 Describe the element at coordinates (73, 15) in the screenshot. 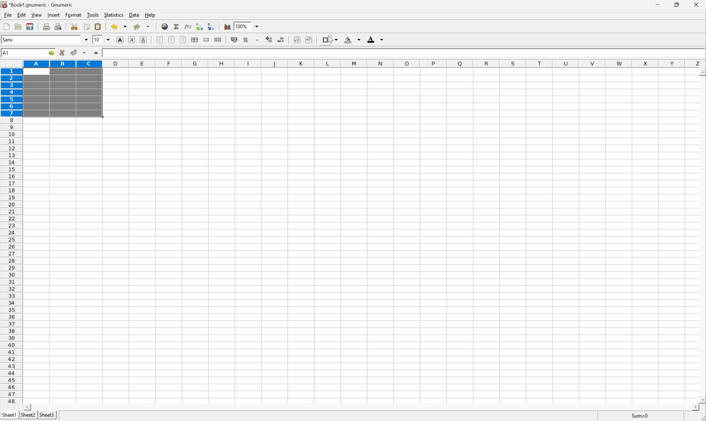

I see `format` at that location.